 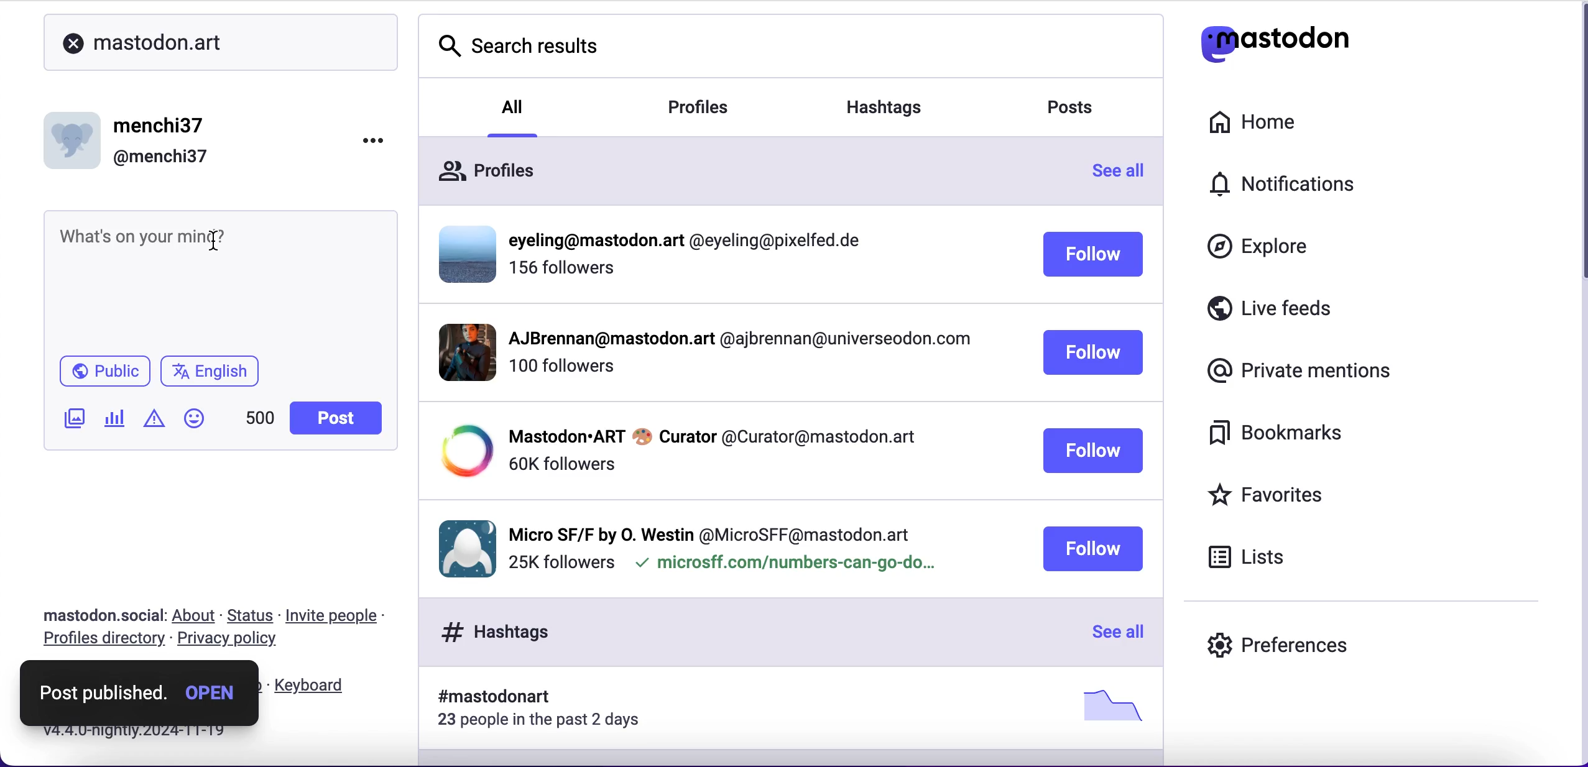 I want to click on picture, so click(x=1107, y=705).